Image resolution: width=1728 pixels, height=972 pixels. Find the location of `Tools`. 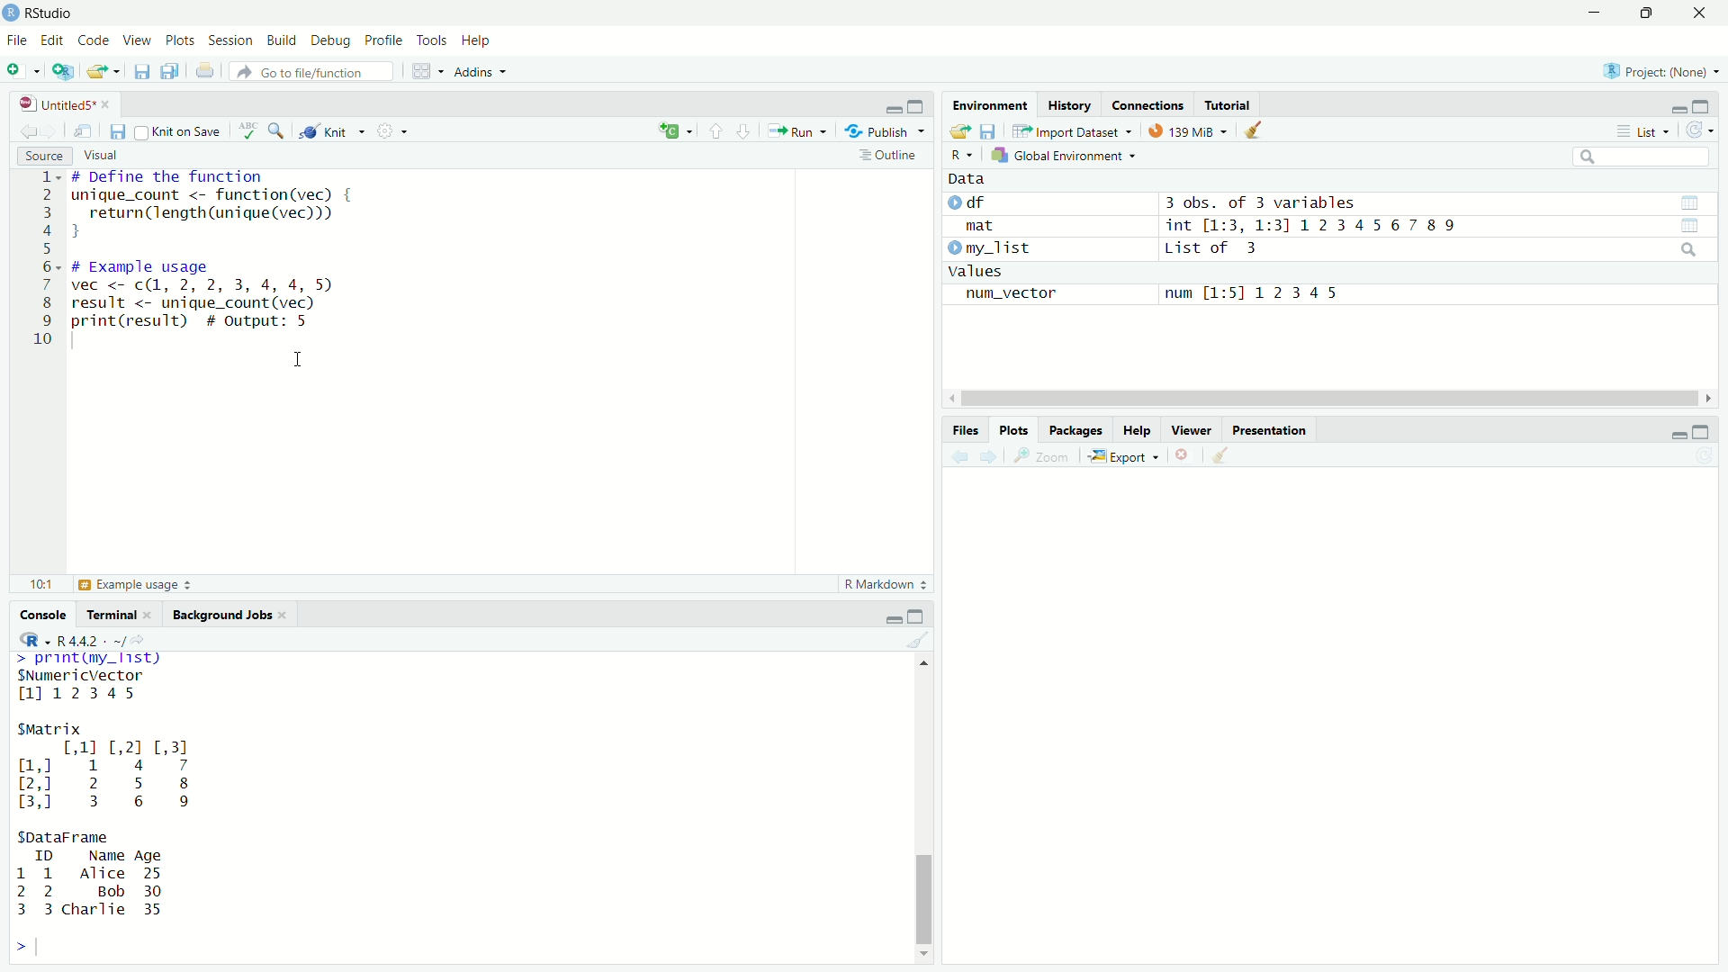

Tools is located at coordinates (434, 39).